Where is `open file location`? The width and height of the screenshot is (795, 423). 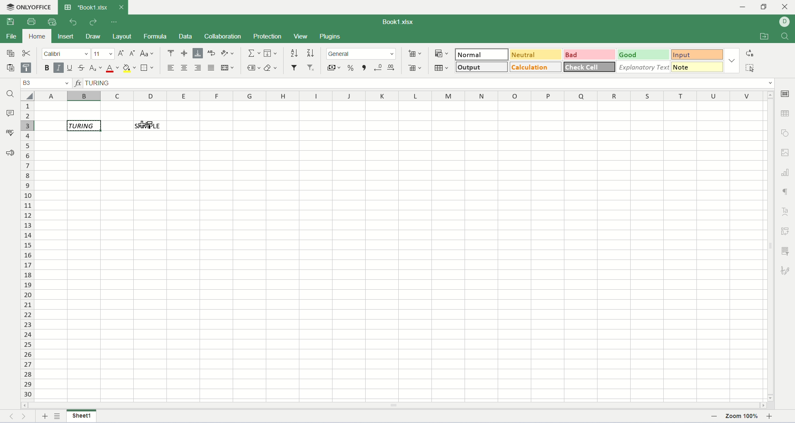
open file location is located at coordinates (763, 36).